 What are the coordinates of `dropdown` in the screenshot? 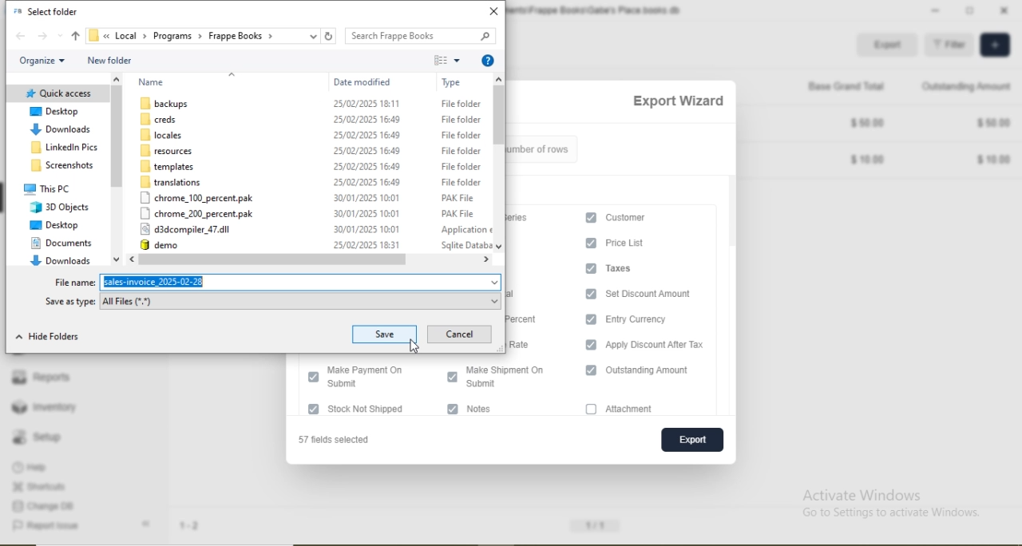 It's located at (61, 36).